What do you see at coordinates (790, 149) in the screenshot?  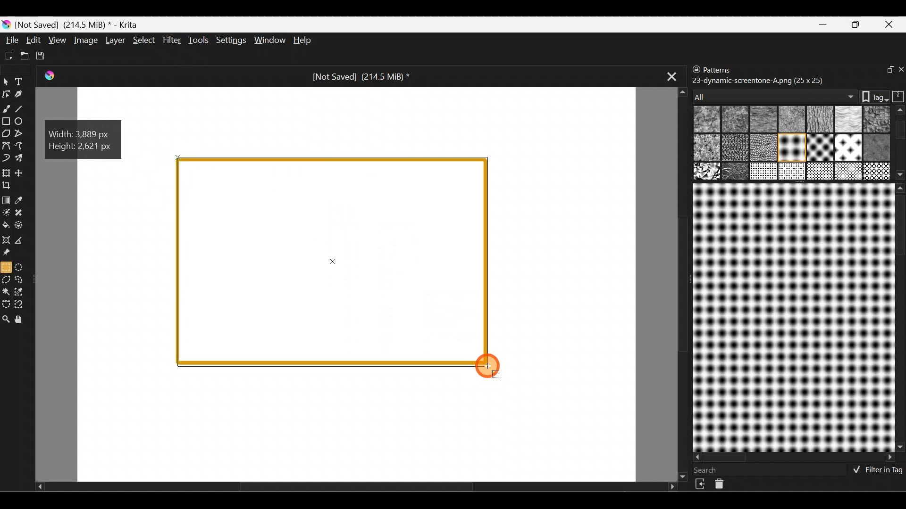 I see `10 drawed_dotted.png` at bounding box center [790, 149].